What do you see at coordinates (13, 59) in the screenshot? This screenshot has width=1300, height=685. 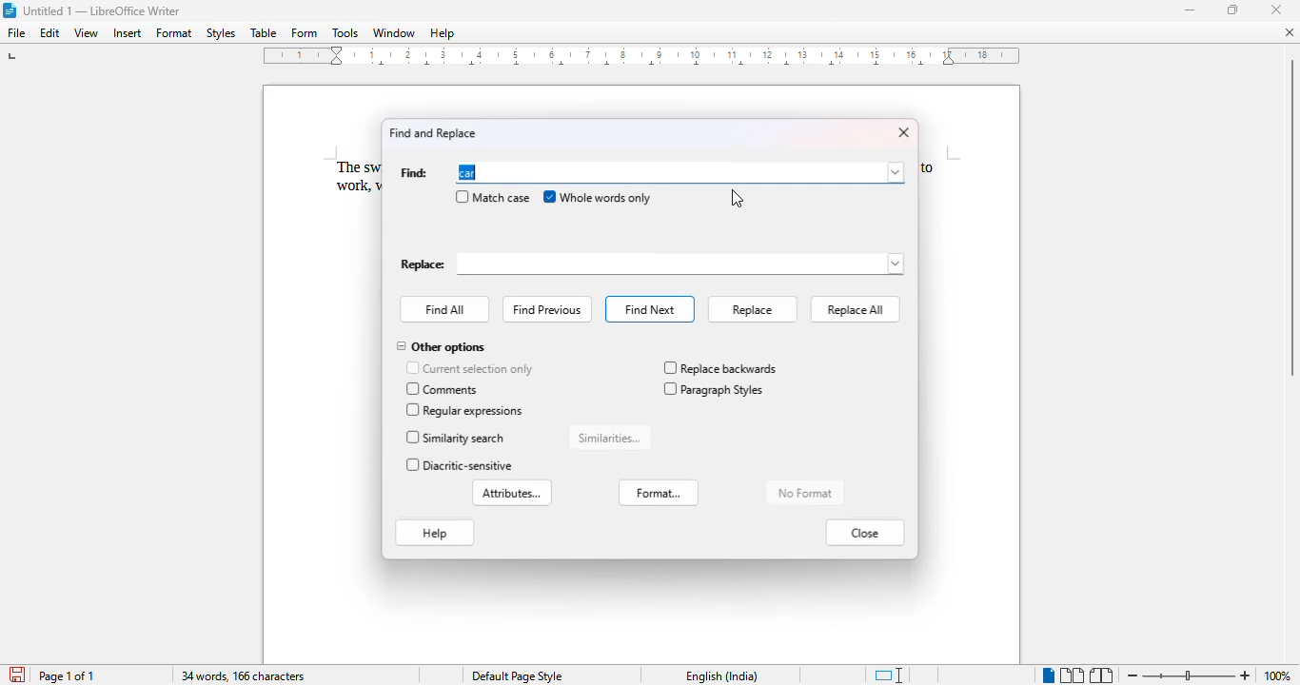 I see `tap stop` at bounding box center [13, 59].